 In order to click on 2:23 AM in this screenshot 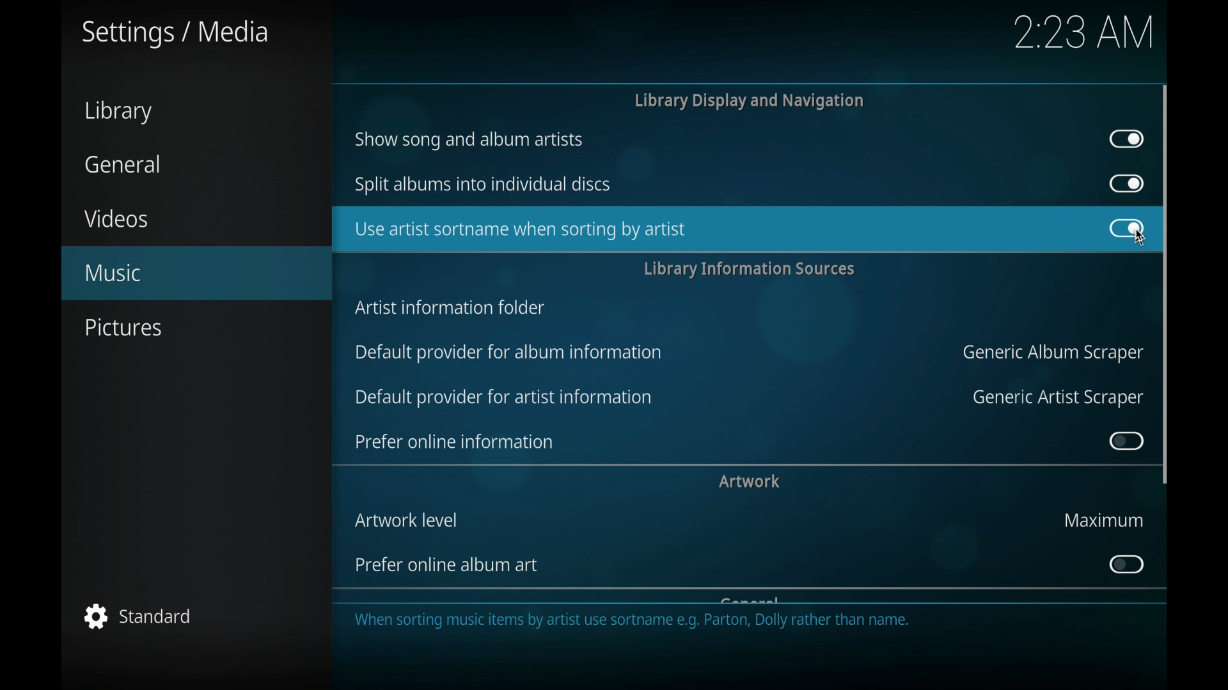, I will do `click(1087, 34)`.